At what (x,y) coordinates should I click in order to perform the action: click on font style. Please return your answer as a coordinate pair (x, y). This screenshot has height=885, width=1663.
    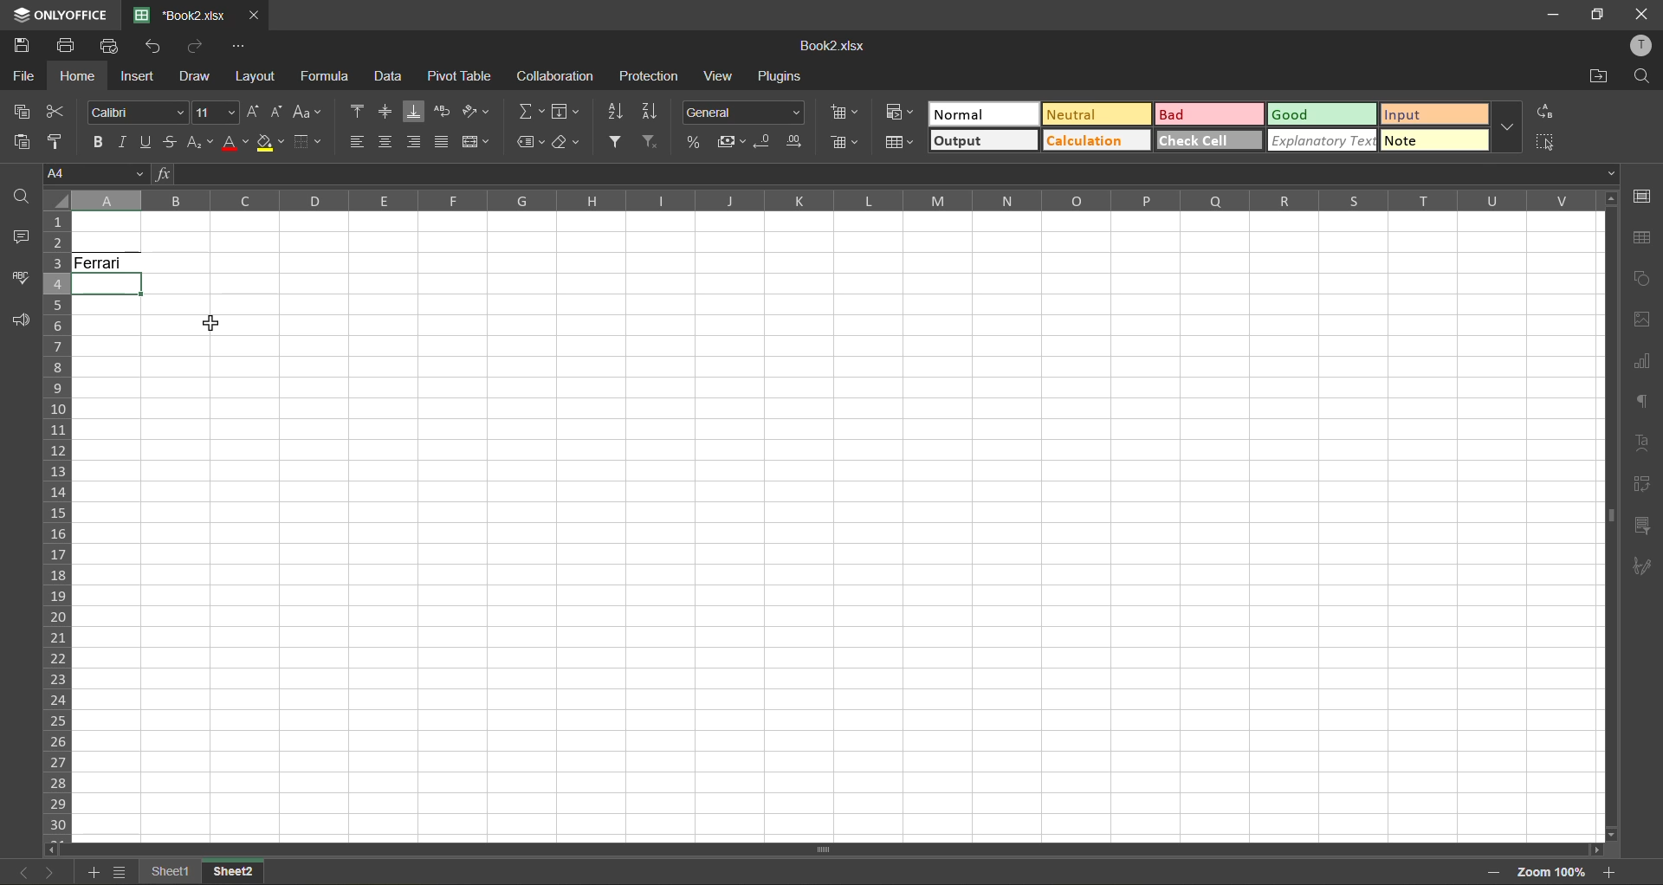
    Looking at the image, I should click on (136, 113).